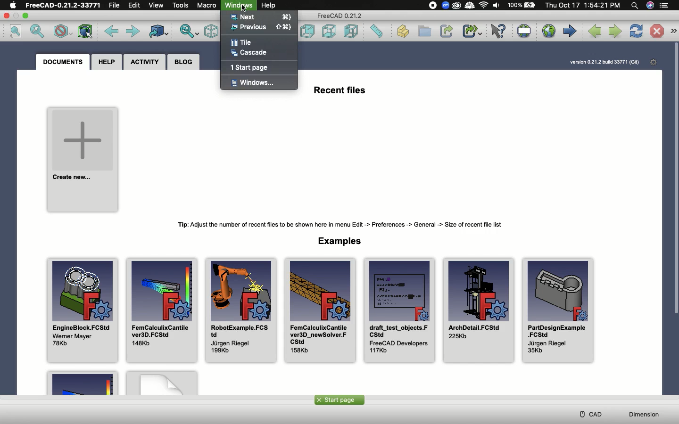 The width and height of the screenshot is (679, 424). Describe the element at coordinates (183, 63) in the screenshot. I see `Blog` at that location.